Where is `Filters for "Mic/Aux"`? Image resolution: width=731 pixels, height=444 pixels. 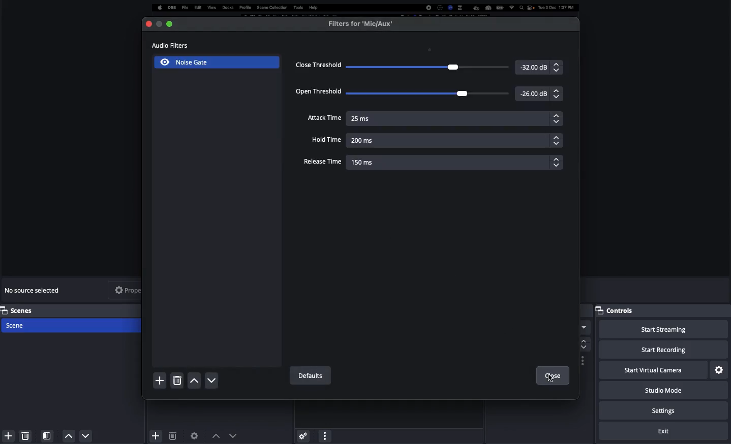
Filters for "Mic/Aux" is located at coordinates (361, 24).